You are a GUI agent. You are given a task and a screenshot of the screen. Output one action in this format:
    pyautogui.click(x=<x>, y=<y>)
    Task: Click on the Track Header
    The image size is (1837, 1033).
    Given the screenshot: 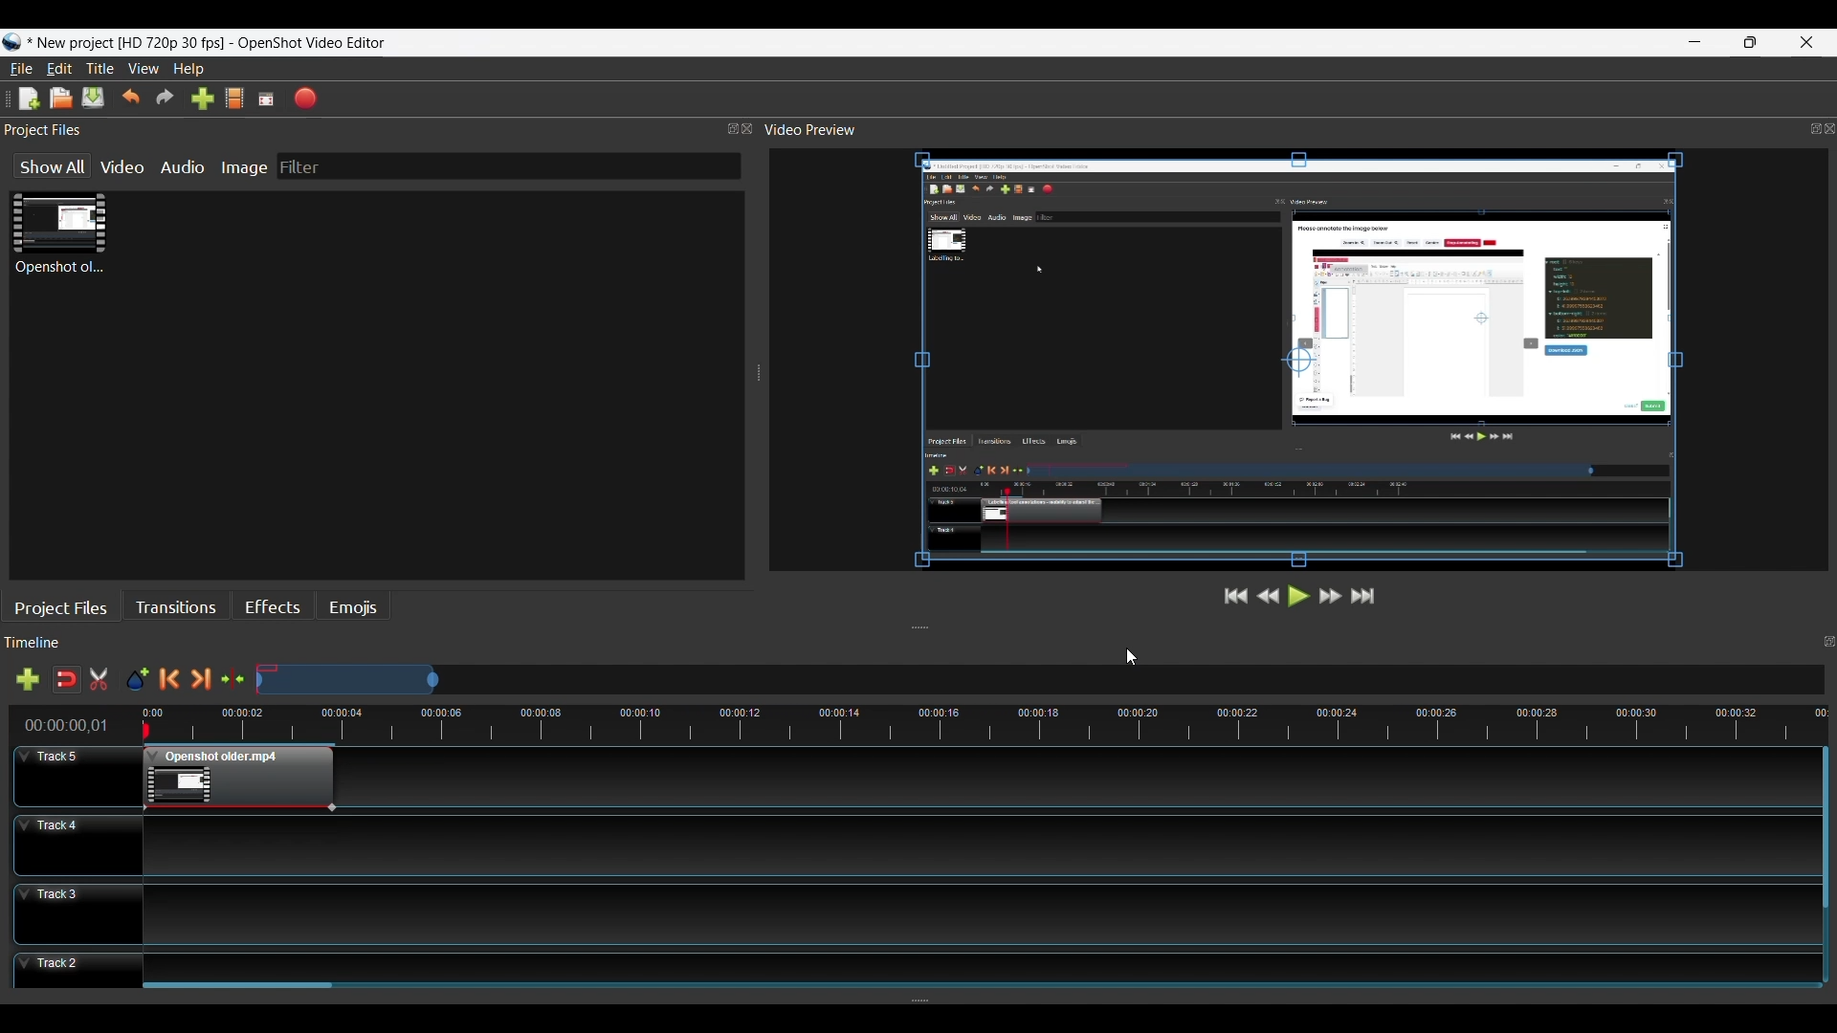 What is the action you would take?
    pyautogui.click(x=67, y=774)
    